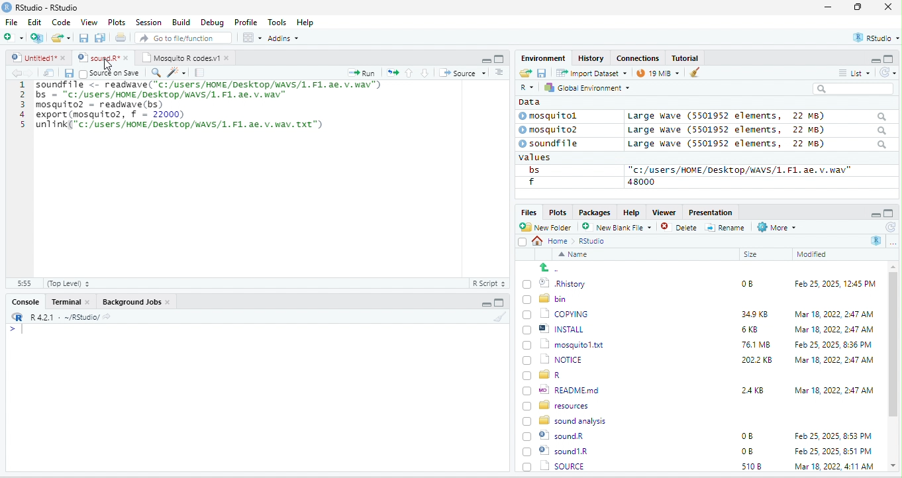  Describe the element at coordinates (562, 465) in the screenshot. I see `Uninstall.exe` at that location.